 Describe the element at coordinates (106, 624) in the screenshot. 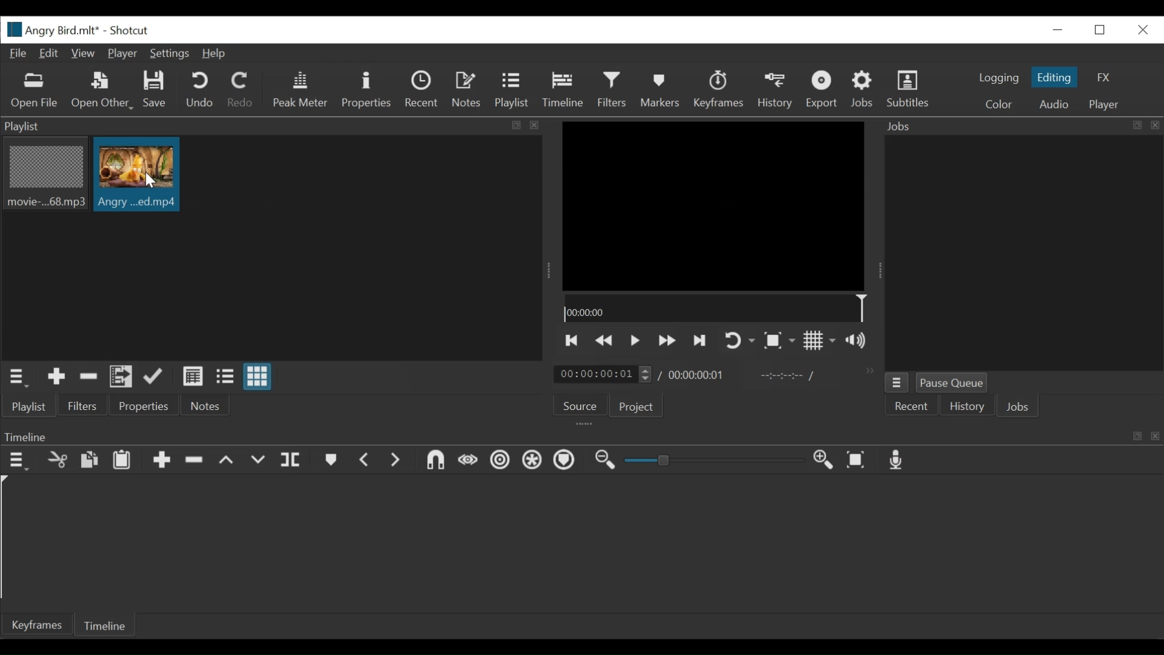

I see `Timeline` at that location.